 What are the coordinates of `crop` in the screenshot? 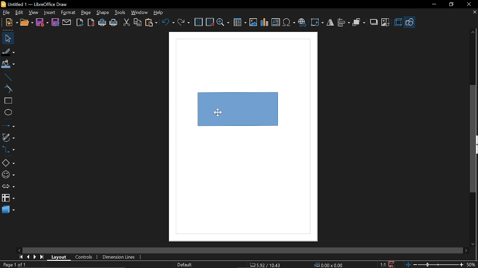 It's located at (386, 22).